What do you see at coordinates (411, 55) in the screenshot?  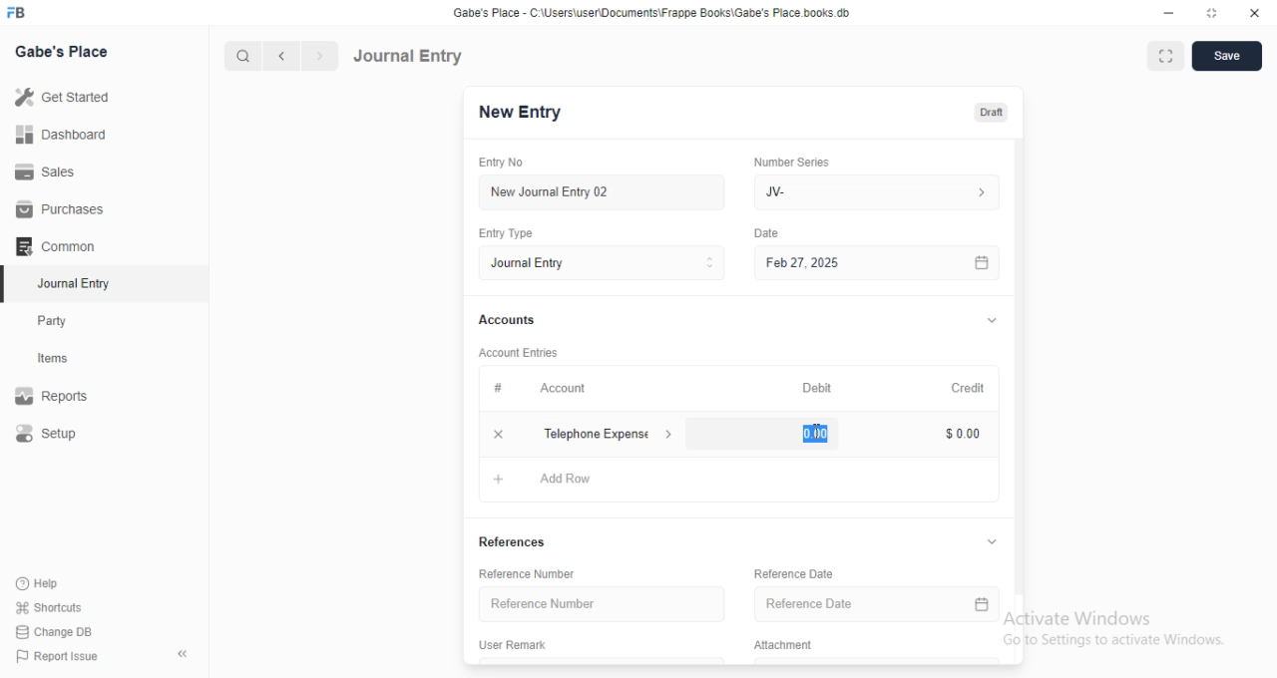 I see `Journal Entry` at bounding box center [411, 55].